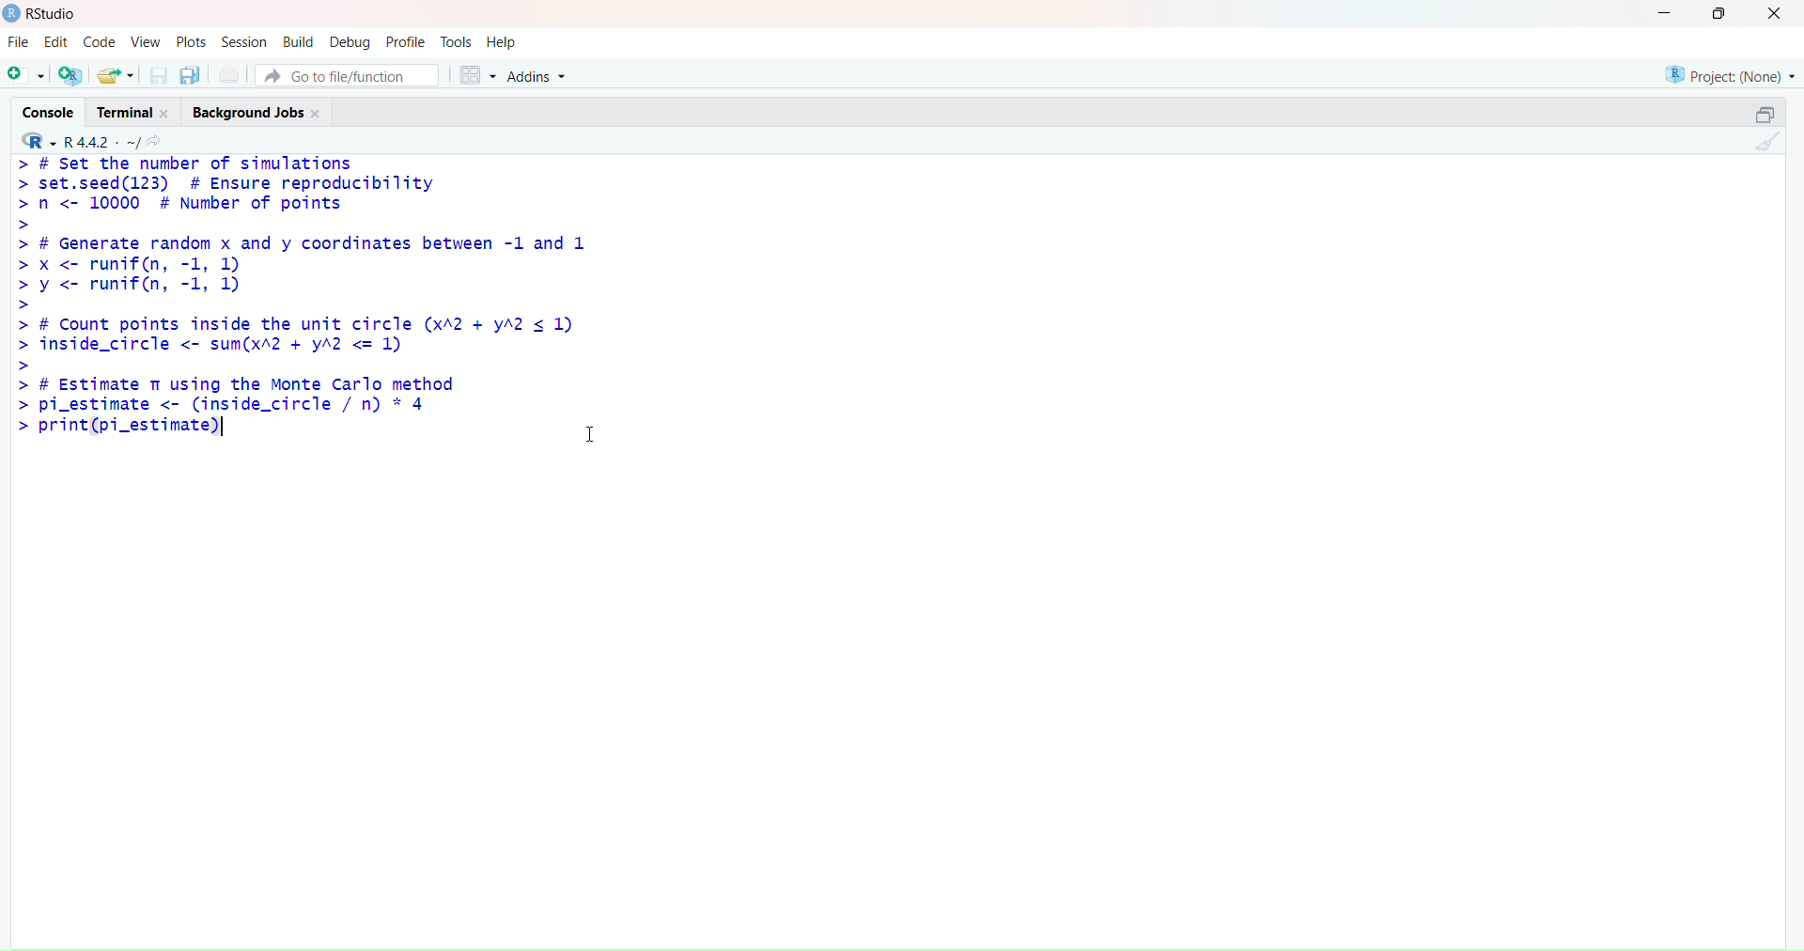  Describe the element at coordinates (192, 40) in the screenshot. I see `Plots` at that location.